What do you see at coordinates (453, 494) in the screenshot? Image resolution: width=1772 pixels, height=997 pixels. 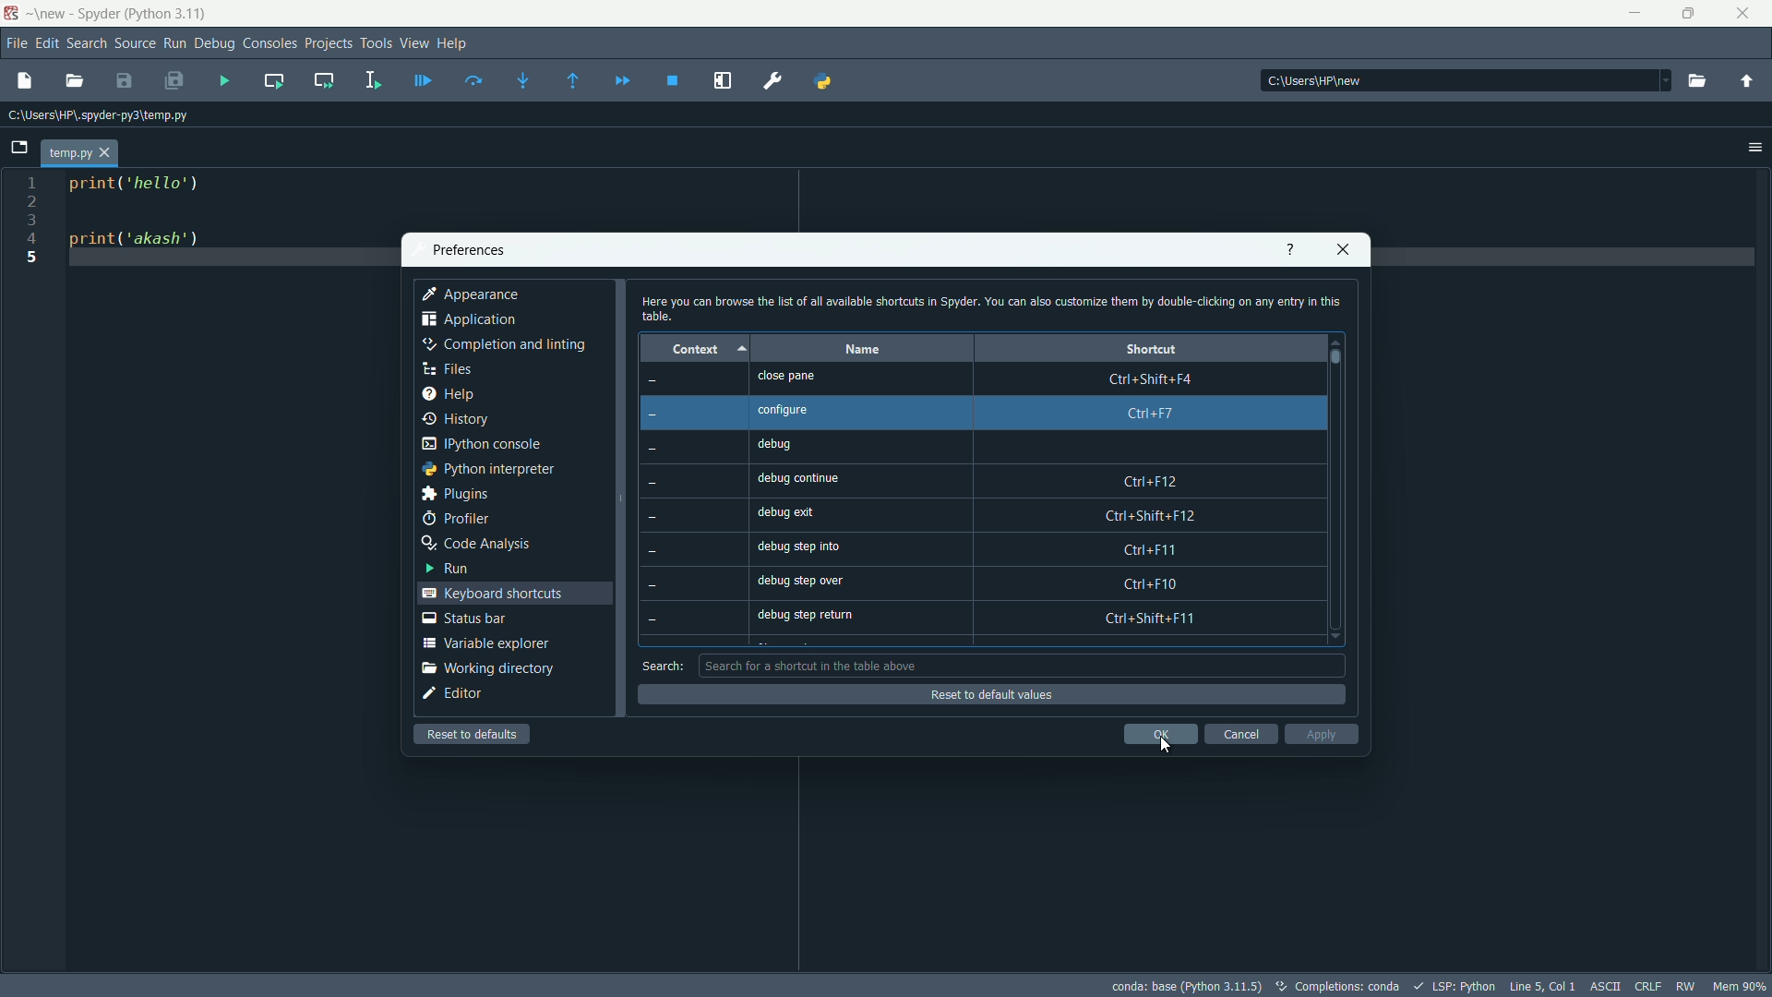 I see `plugins` at bounding box center [453, 494].